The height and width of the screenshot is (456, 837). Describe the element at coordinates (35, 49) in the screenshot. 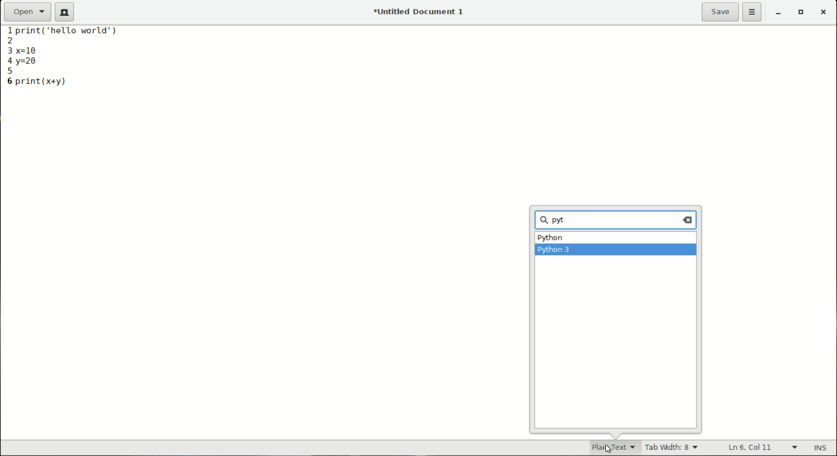

I see `x equation` at that location.